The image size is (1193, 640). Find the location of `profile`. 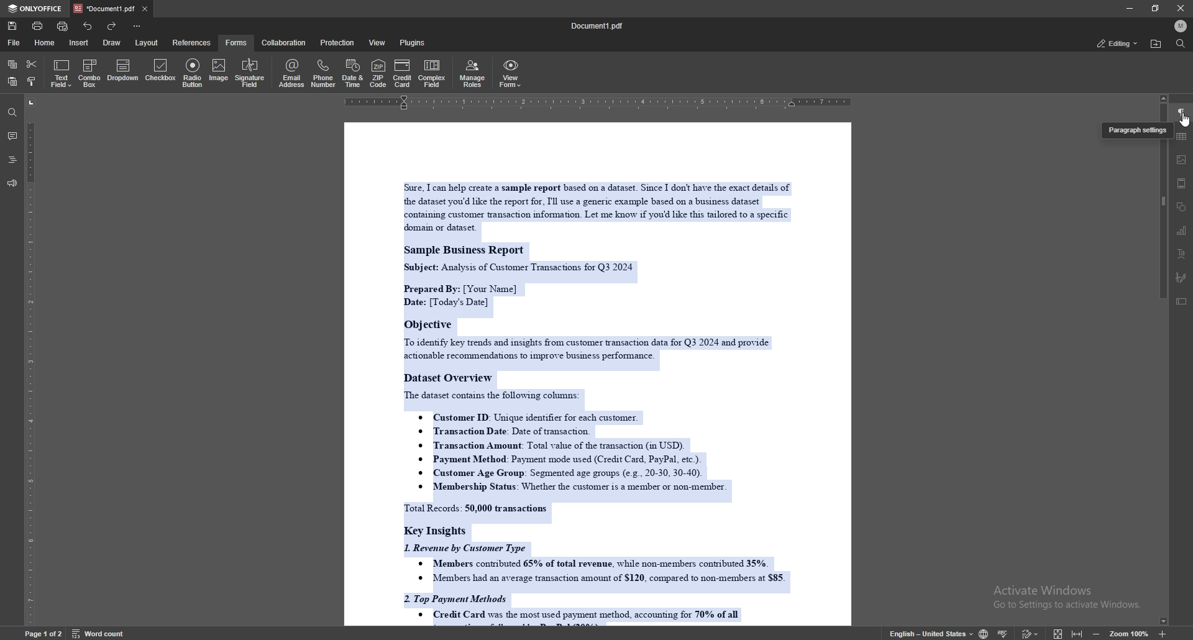

profile is located at coordinates (1181, 25).